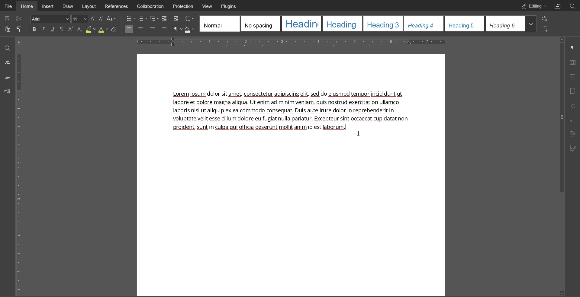 This screenshot has height=297, width=580. I want to click on Insert, so click(48, 6).